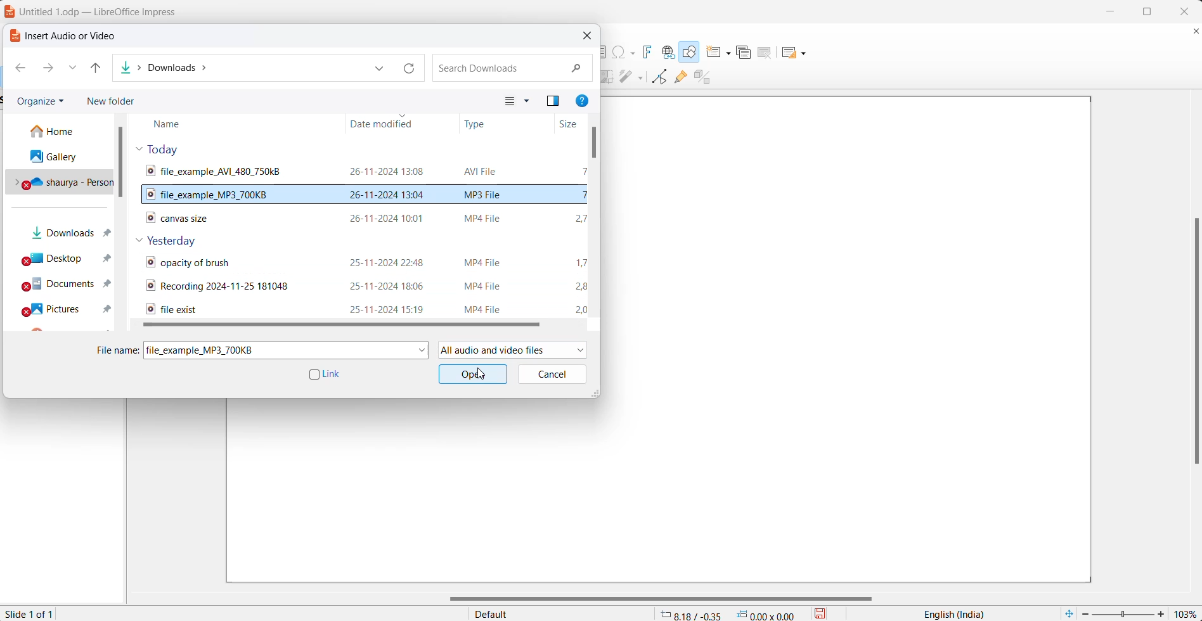 The width and height of the screenshot is (1202, 621). Describe the element at coordinates (488, 215) in the screenshot. I see `video file format` at that location.